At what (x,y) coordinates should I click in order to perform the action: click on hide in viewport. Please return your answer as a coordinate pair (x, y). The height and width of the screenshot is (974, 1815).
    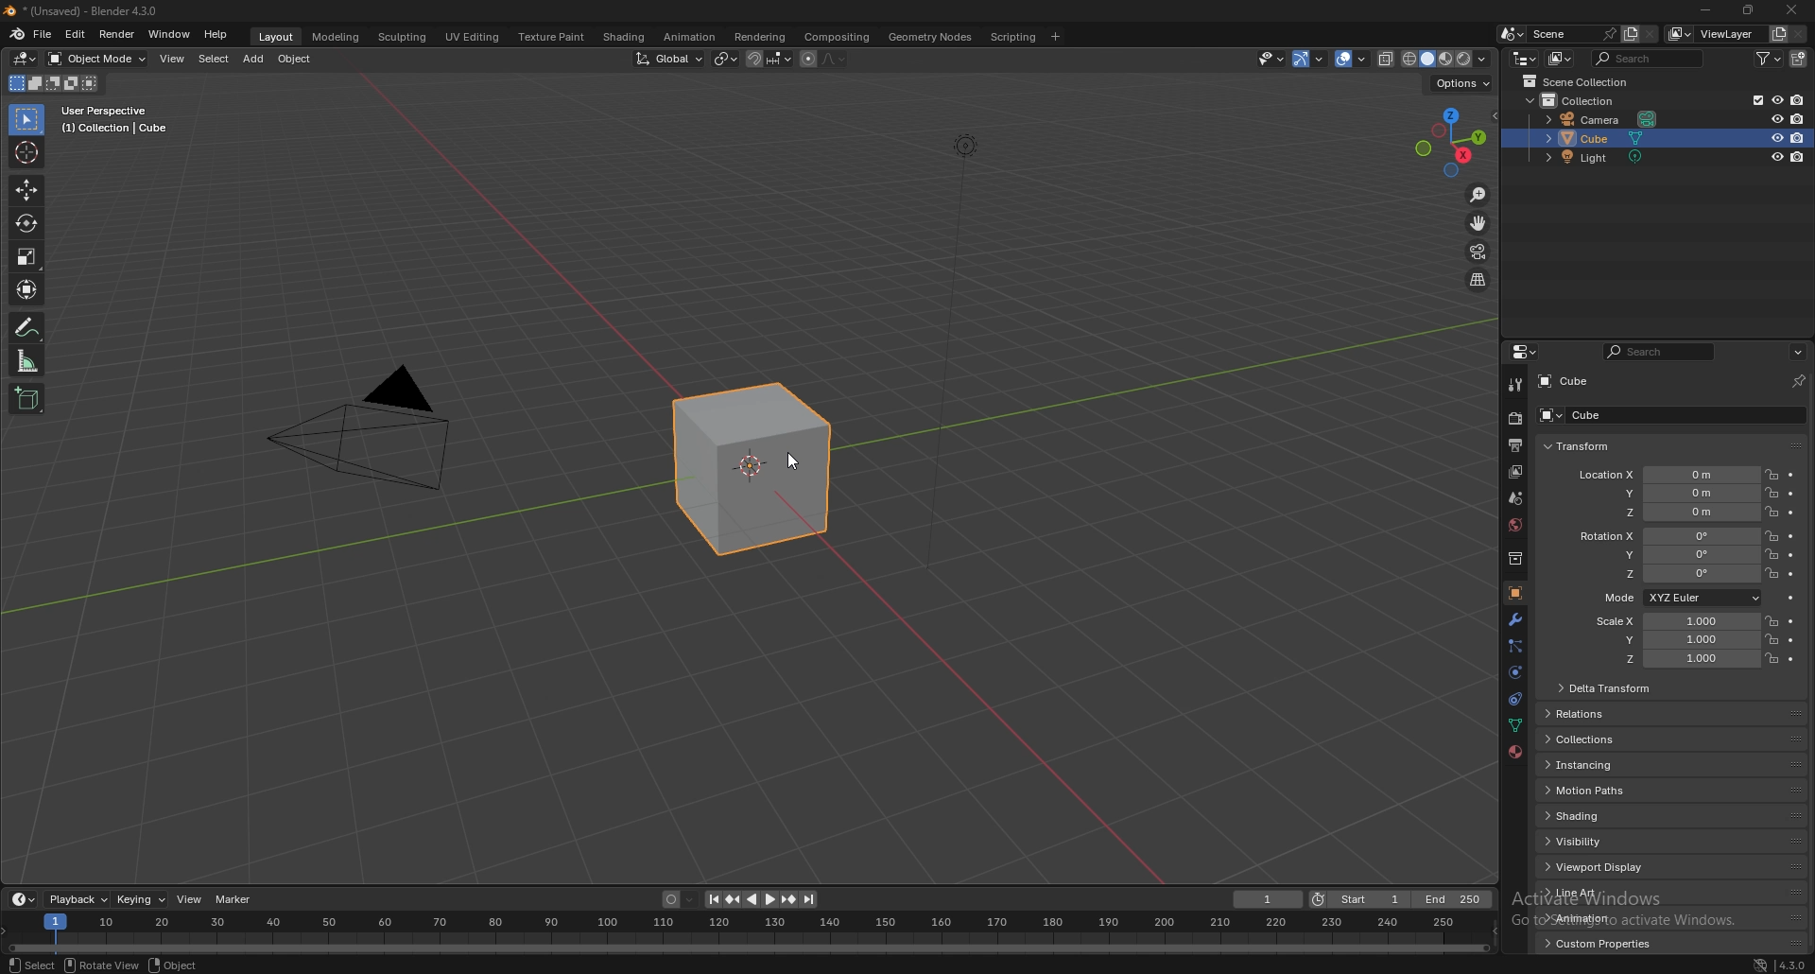
    Looking at the image, I should click on (1776, 157).